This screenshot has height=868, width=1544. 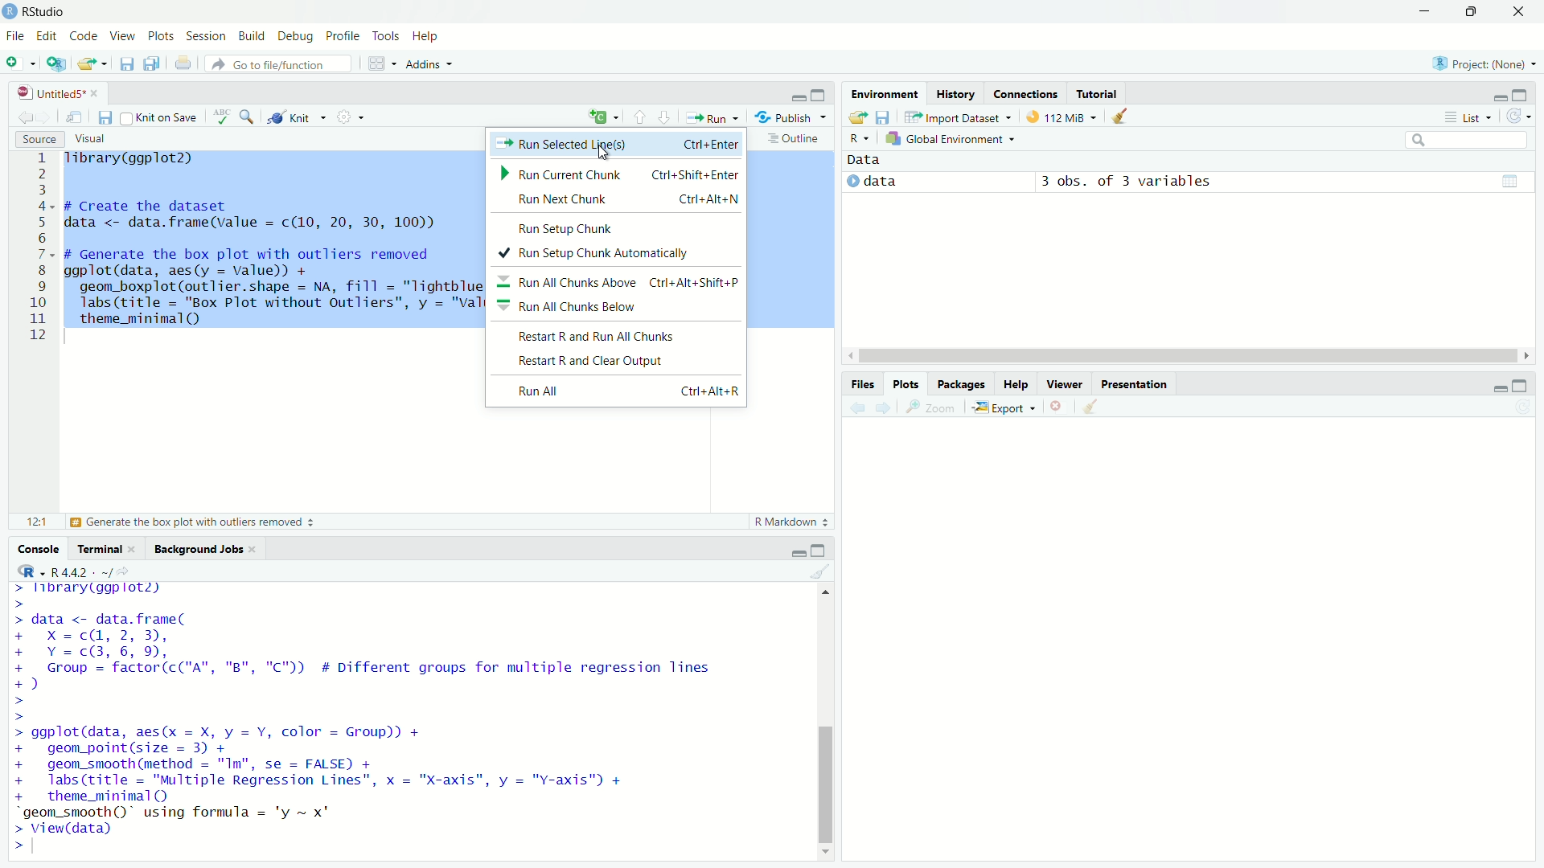 What do you see at coordinates (1134, 382) in the screenshot?
I see `Presentation` at bounding box center [1134, 382].